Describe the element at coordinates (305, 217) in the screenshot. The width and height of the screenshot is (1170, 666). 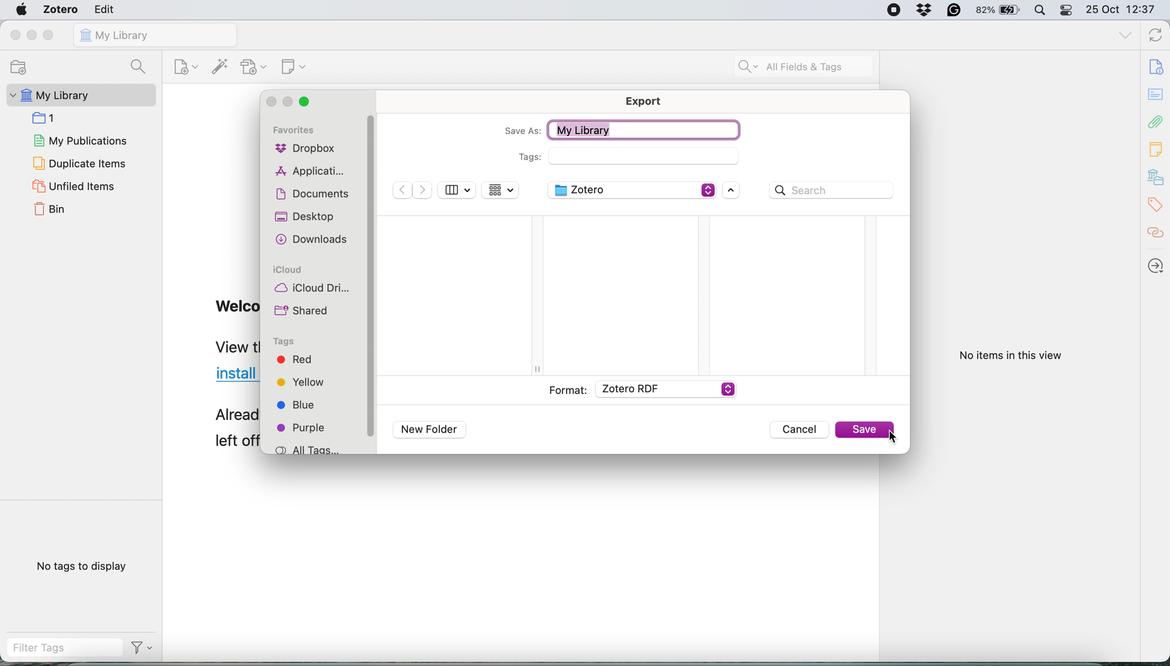
I see `Desktop` at that location.